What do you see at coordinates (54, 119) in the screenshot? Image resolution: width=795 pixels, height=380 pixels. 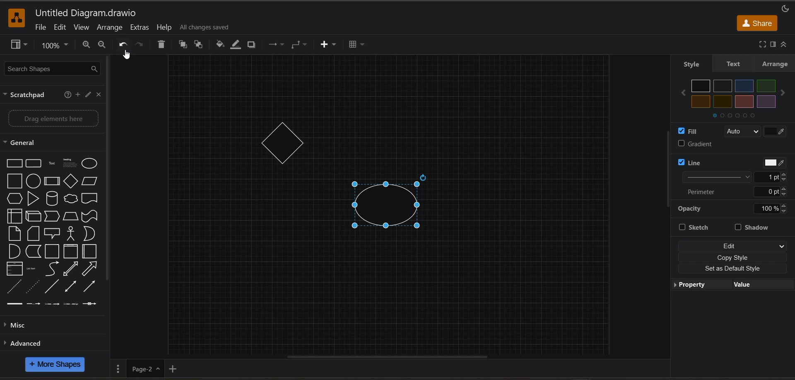 I see `Drag elements here` at bounding box center [54, 119].